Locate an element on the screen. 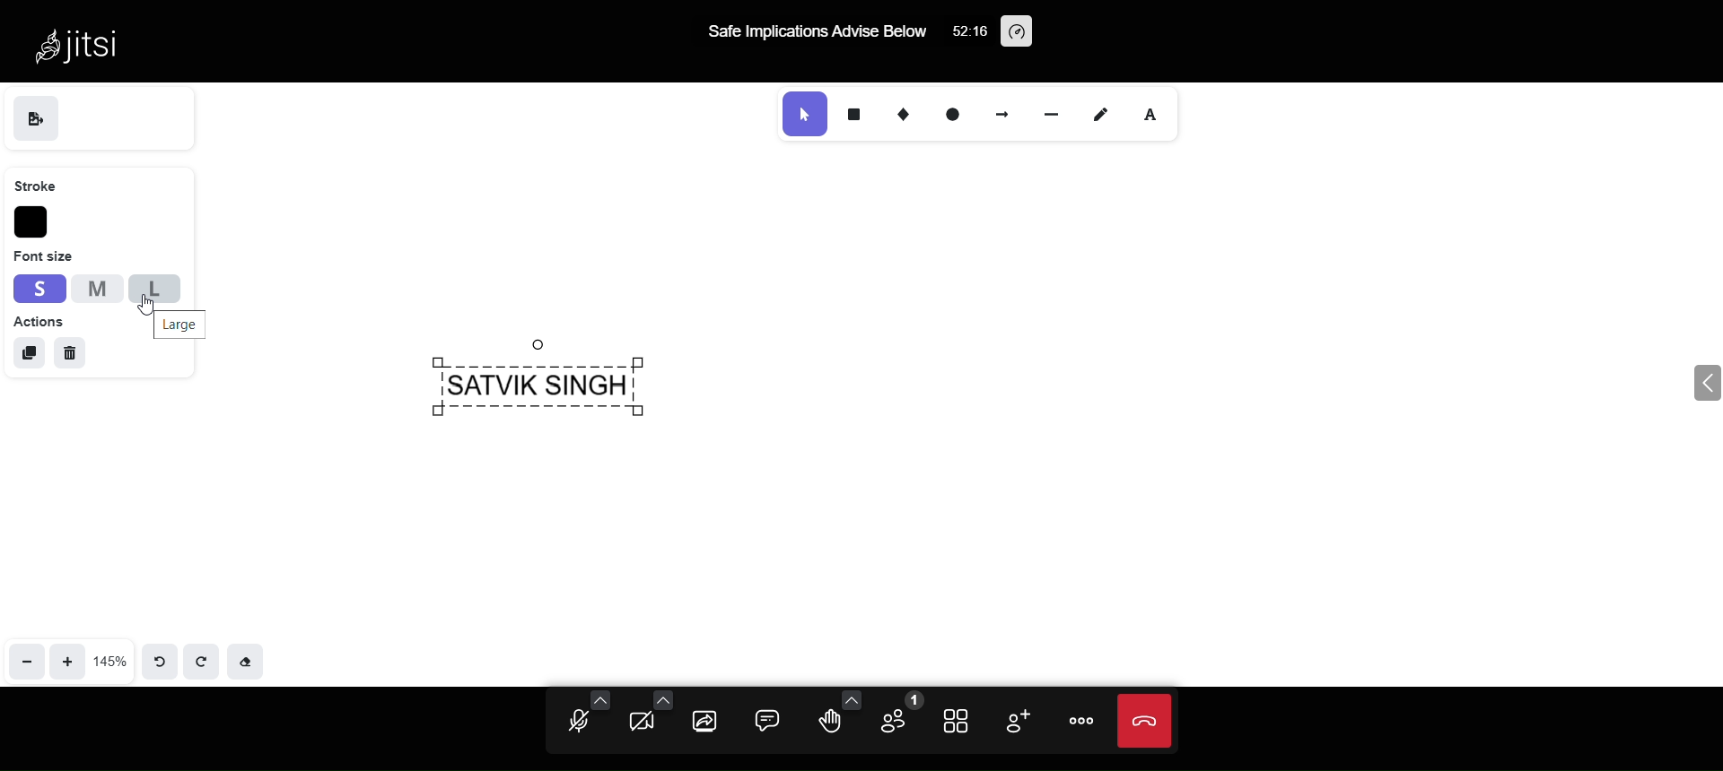 The image size is (1723, 771). end call is located at coordinates (1141, 723).